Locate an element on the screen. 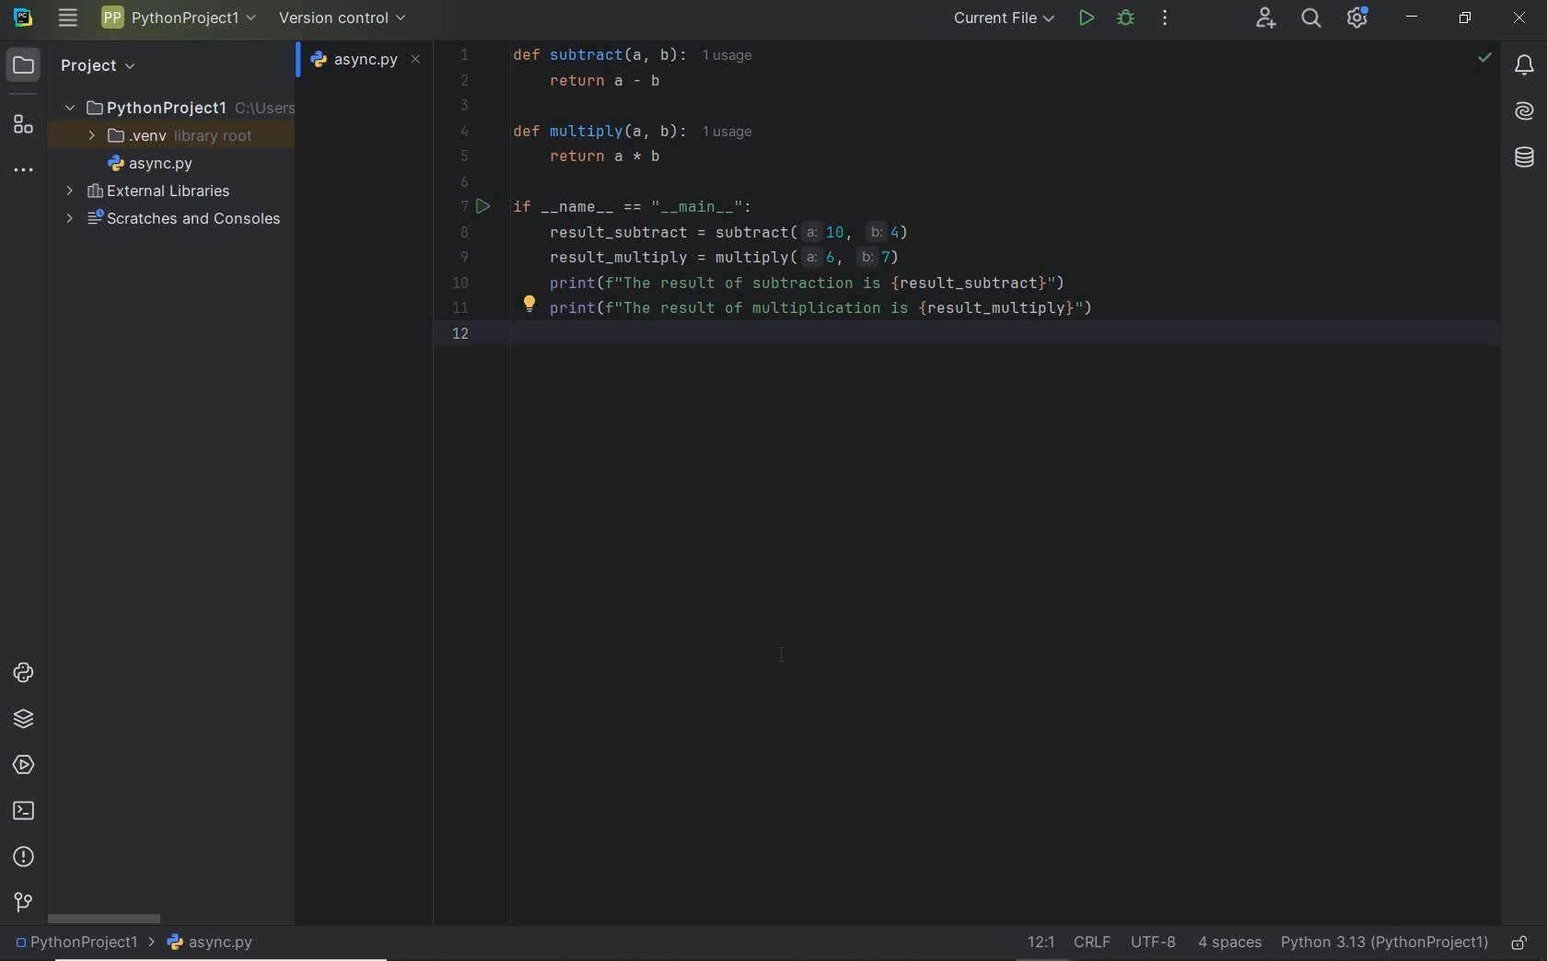 This screenshot has width=1547, height=961. Indent is located at coordinates (1229, 944).